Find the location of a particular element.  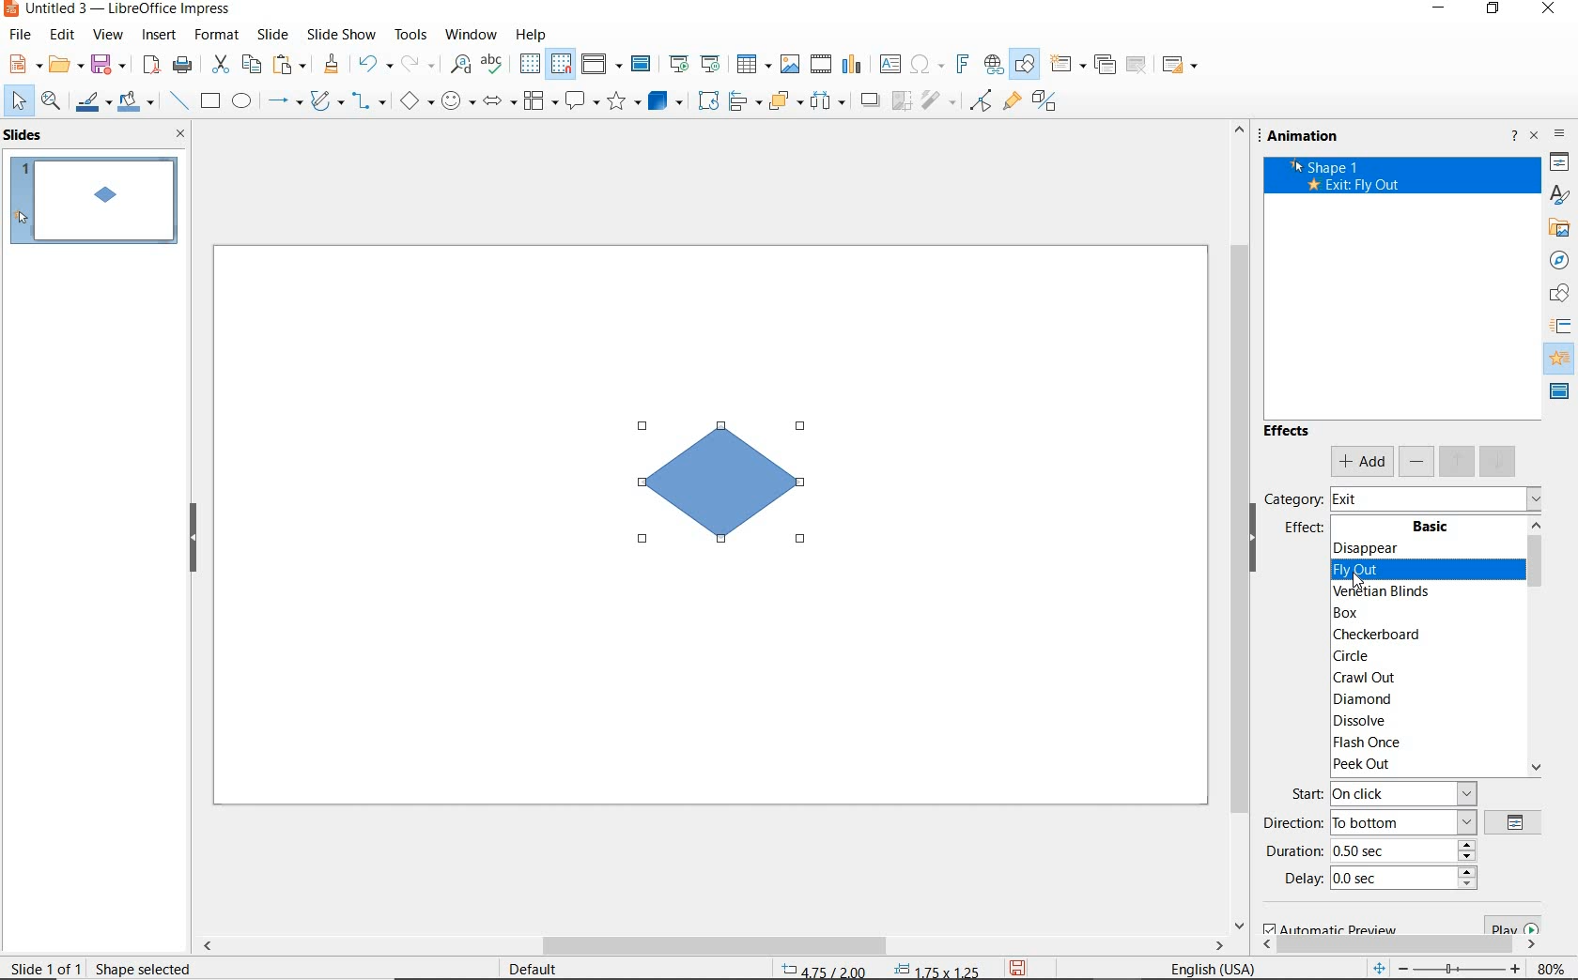

circle is located at coordinates (1424, 656).